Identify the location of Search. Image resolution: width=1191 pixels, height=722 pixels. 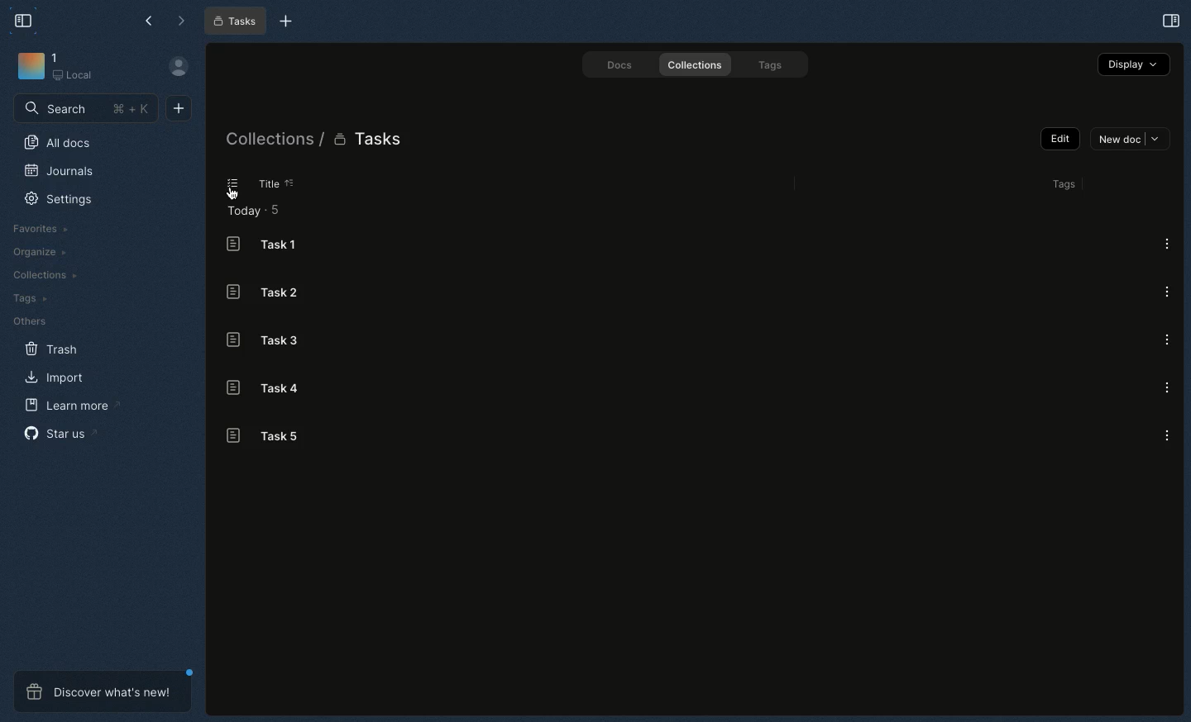
(86, 107).